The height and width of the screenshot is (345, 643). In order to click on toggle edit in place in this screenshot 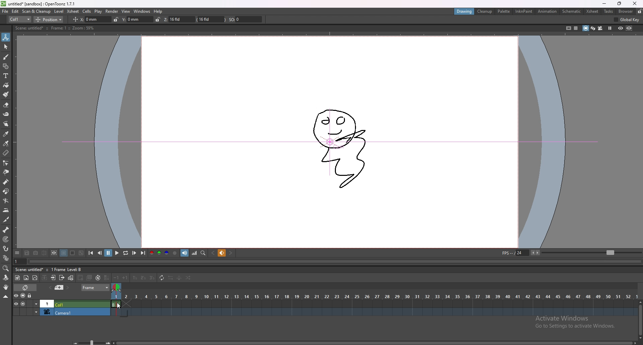, I will do `click(70, 278)`.